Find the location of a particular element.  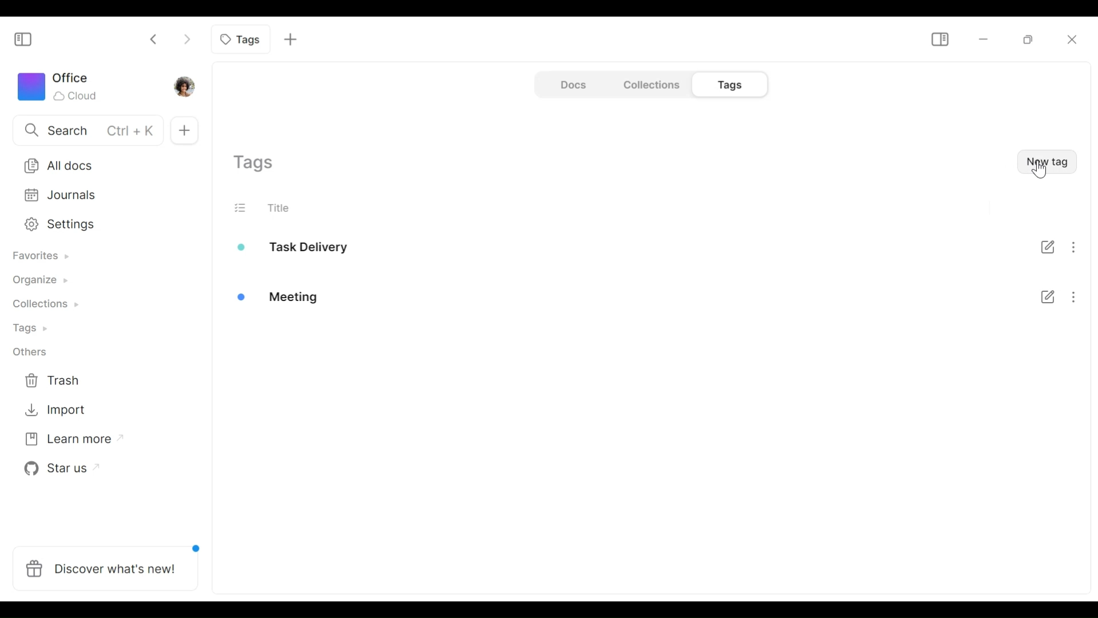

Checklist is located at coordinates (1043, 272).